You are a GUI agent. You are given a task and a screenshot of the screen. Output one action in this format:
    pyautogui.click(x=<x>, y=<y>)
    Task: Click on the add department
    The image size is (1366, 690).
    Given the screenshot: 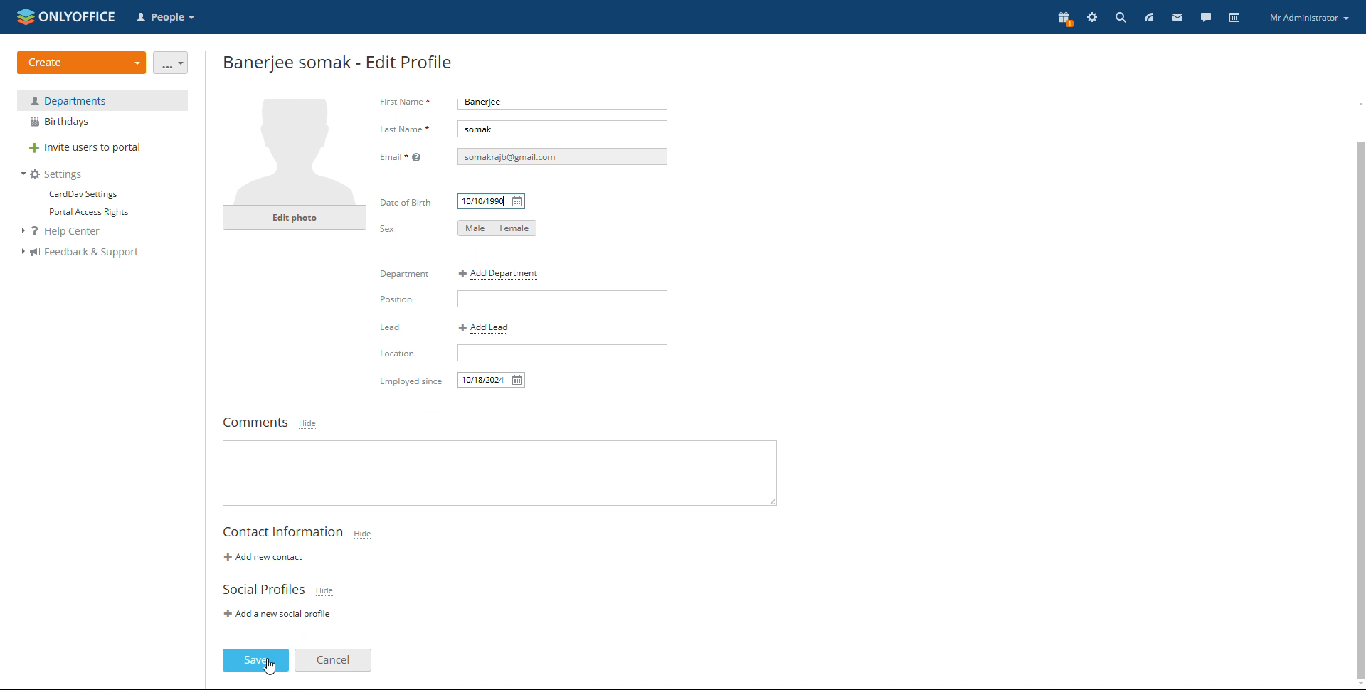 What is the action you would take?
    pyautogui.click(x=504, y=274)
    